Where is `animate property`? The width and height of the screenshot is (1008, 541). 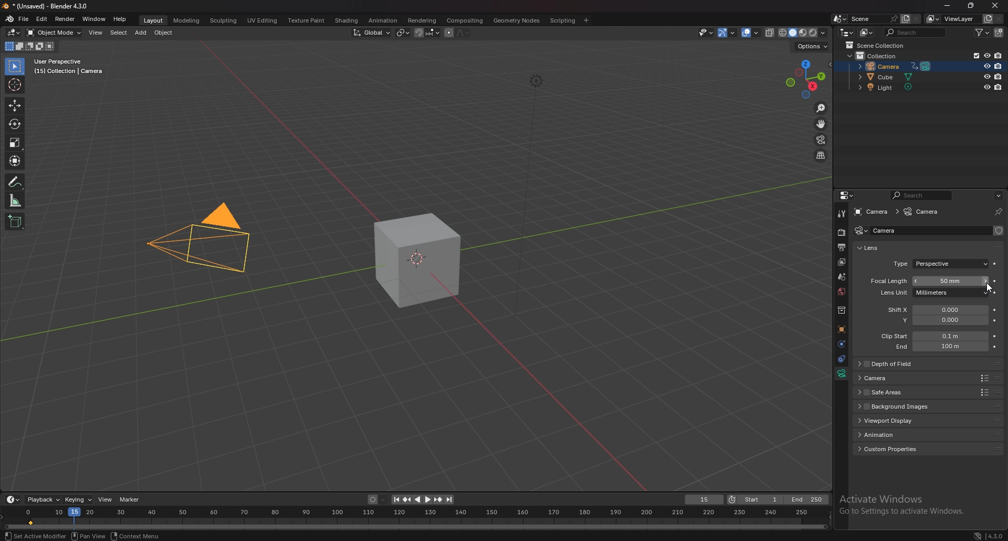 animate property is located at coordinates (996, 311).